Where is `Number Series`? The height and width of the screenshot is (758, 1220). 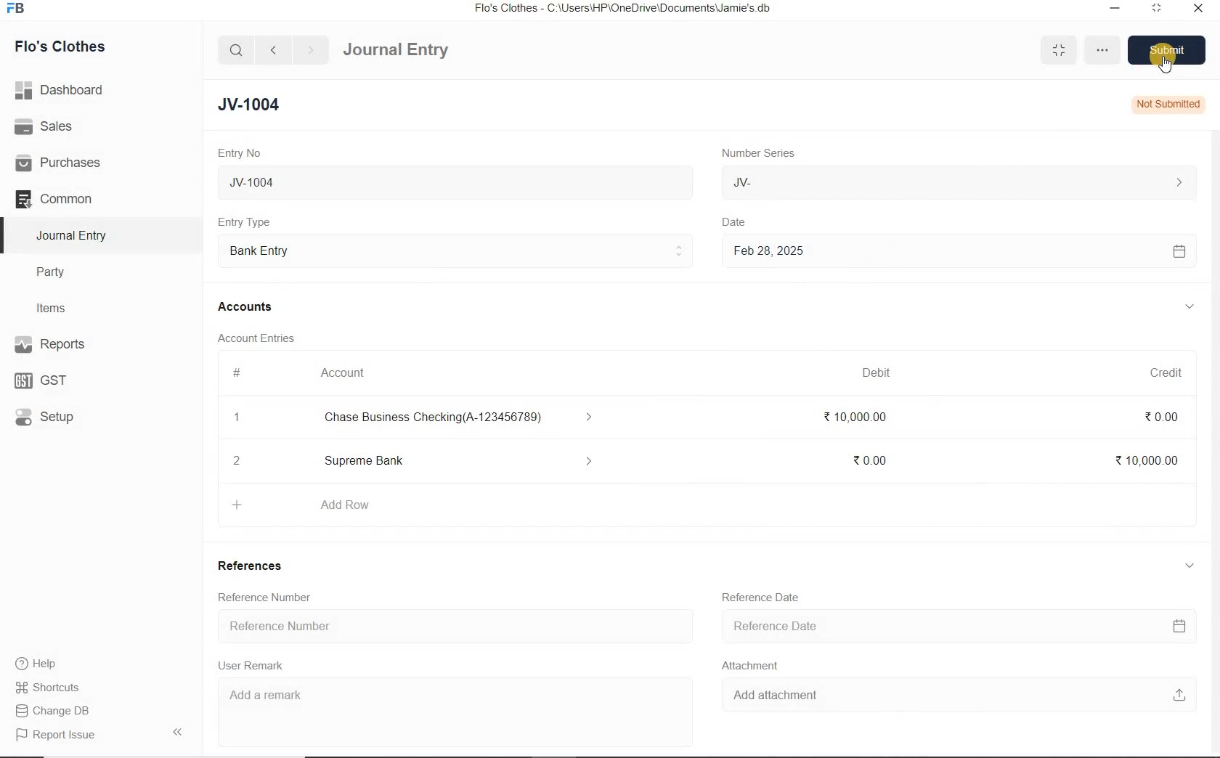 Number Series is located at coordinates (752, 153).